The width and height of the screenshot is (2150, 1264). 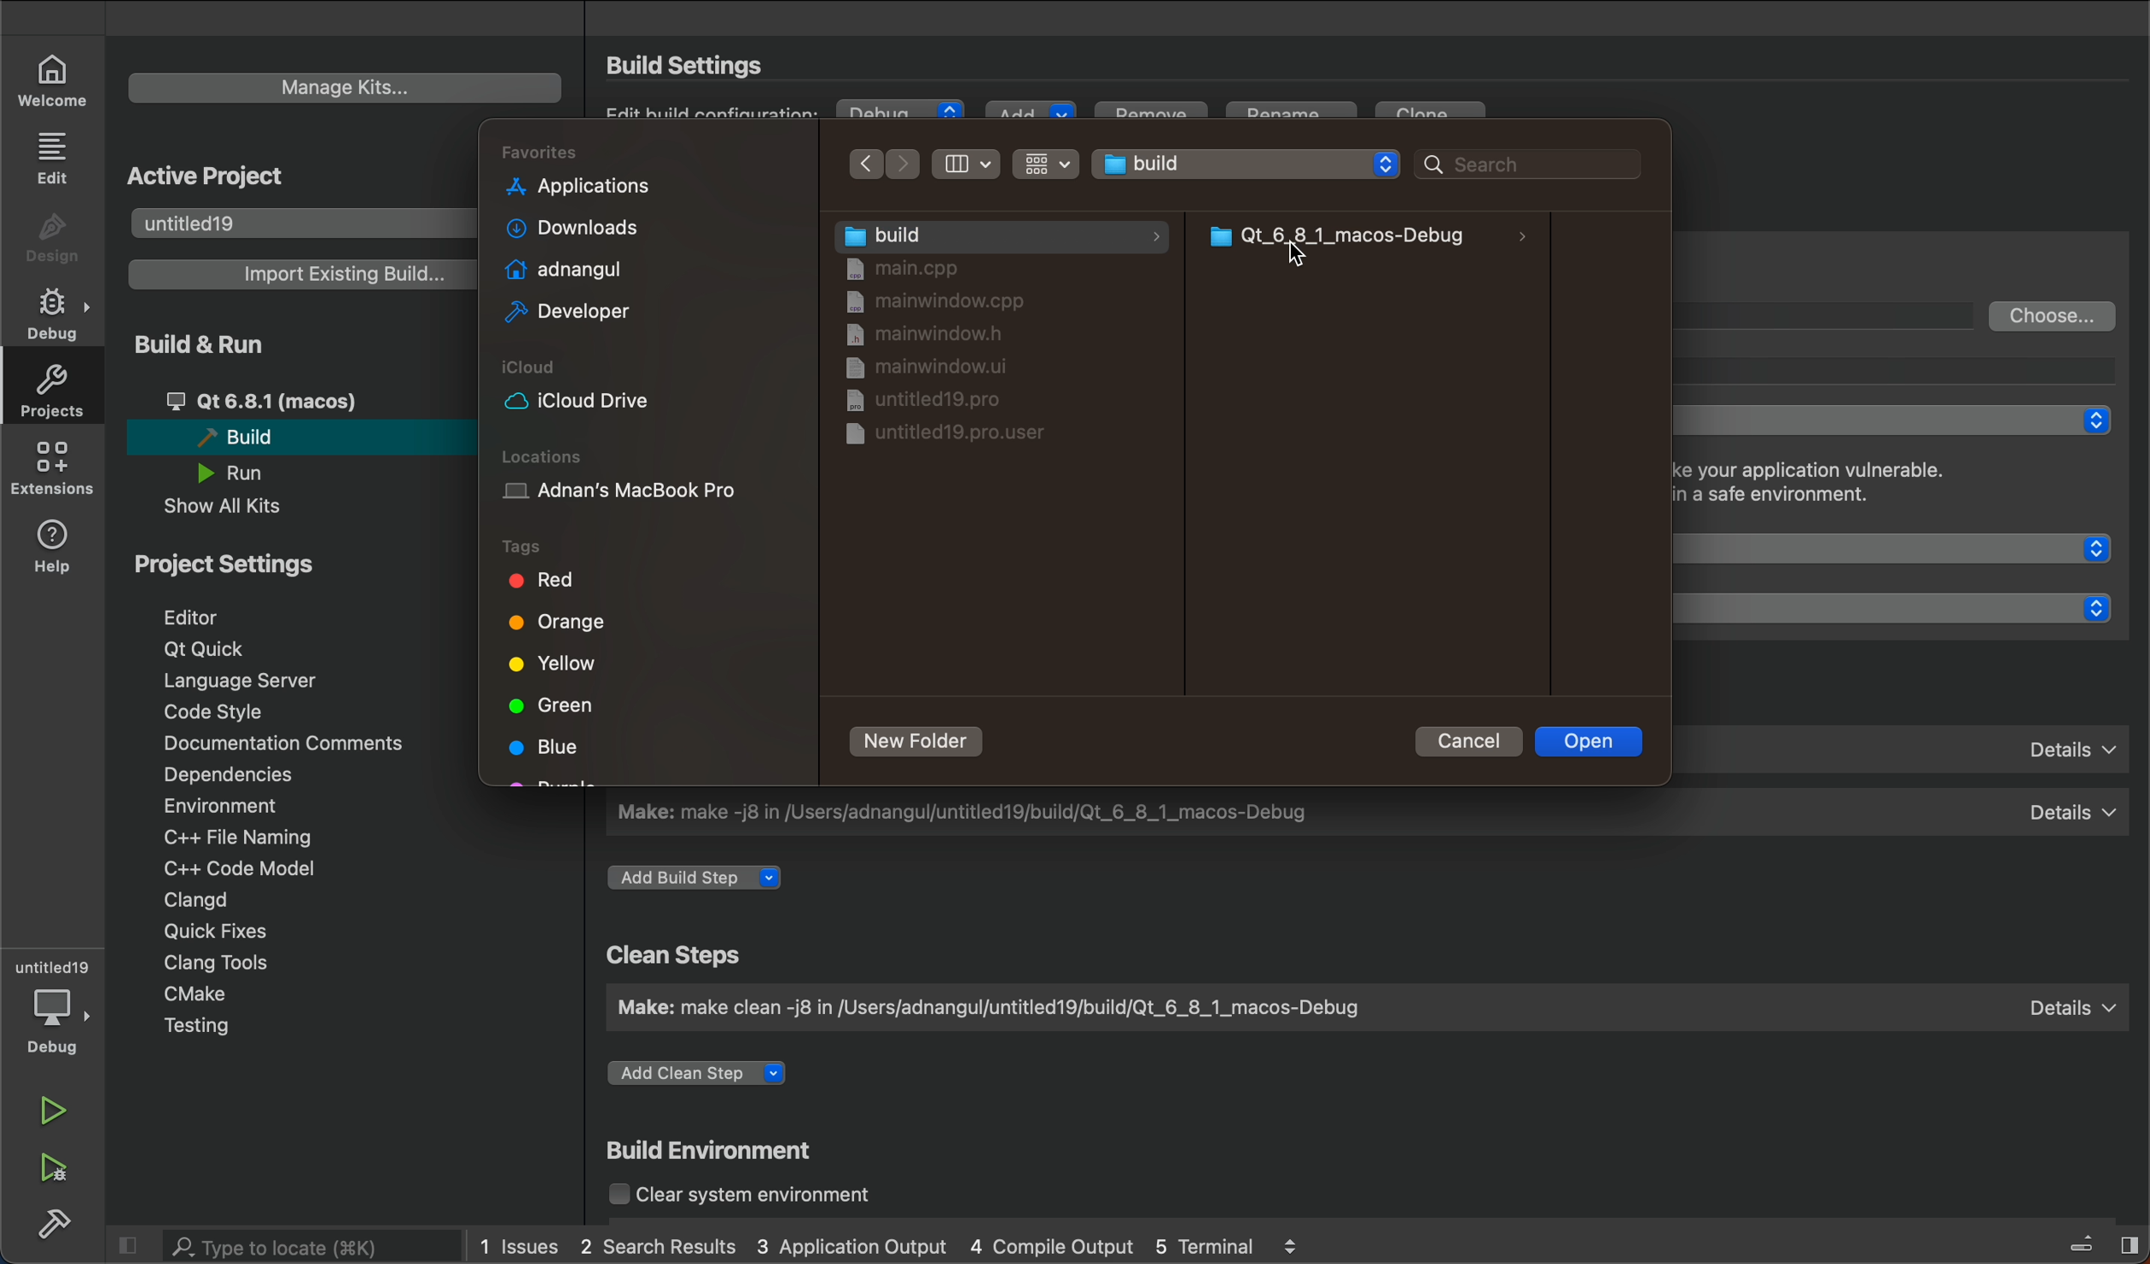 I want to click on search, so click(x=1516, y=163).